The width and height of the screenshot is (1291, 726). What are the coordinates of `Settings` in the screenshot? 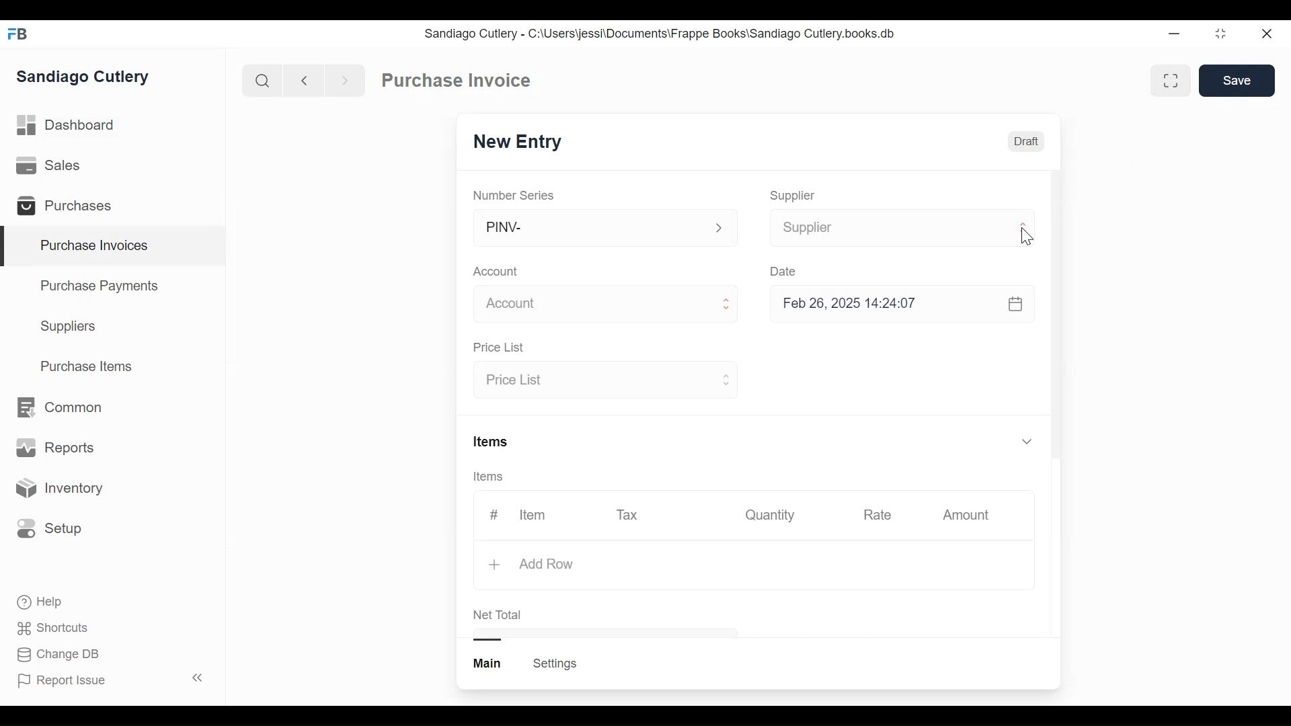 It's located at (554, 663).